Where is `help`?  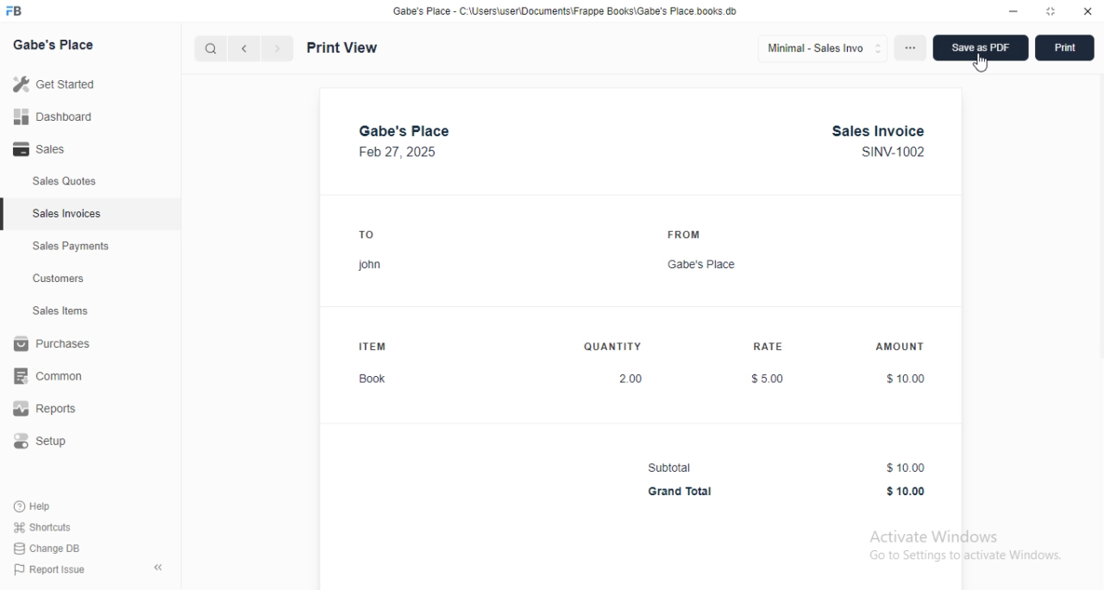 help is located at coordinates (34, 506).